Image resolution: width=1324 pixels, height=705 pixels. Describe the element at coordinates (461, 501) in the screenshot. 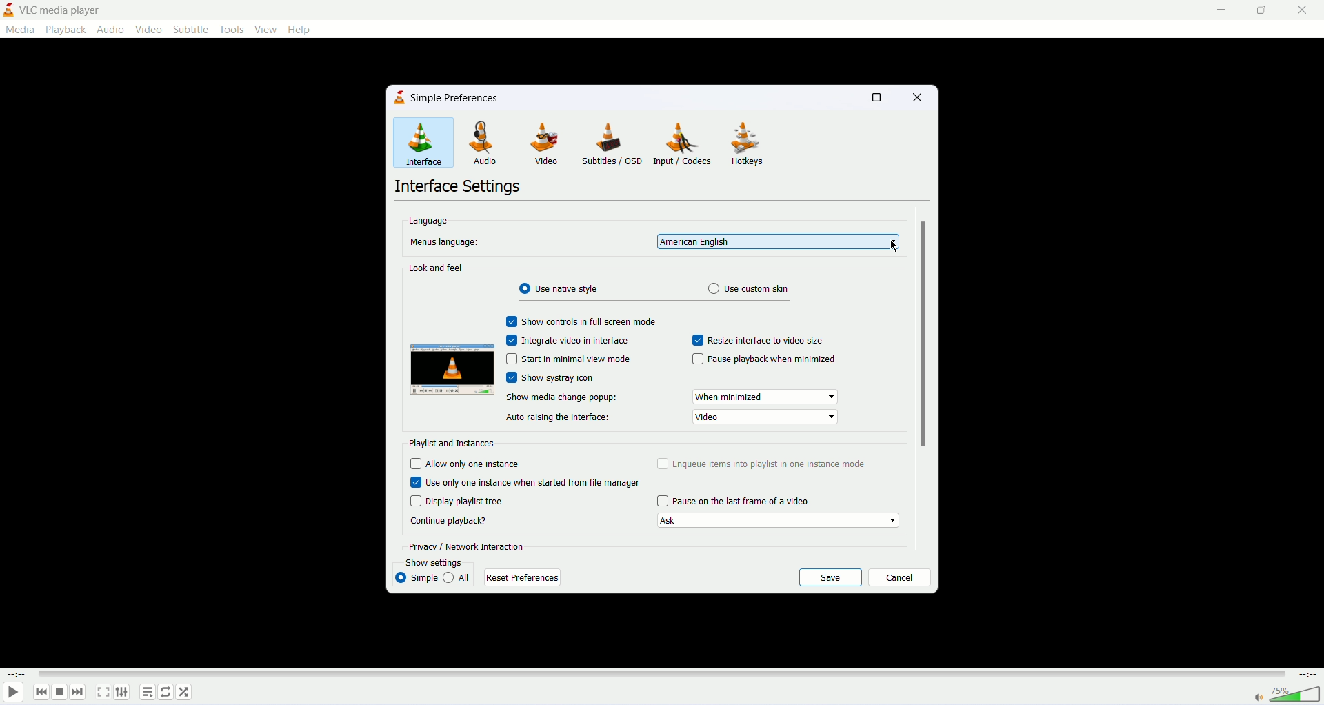

I see `display playlist tree` at that location.